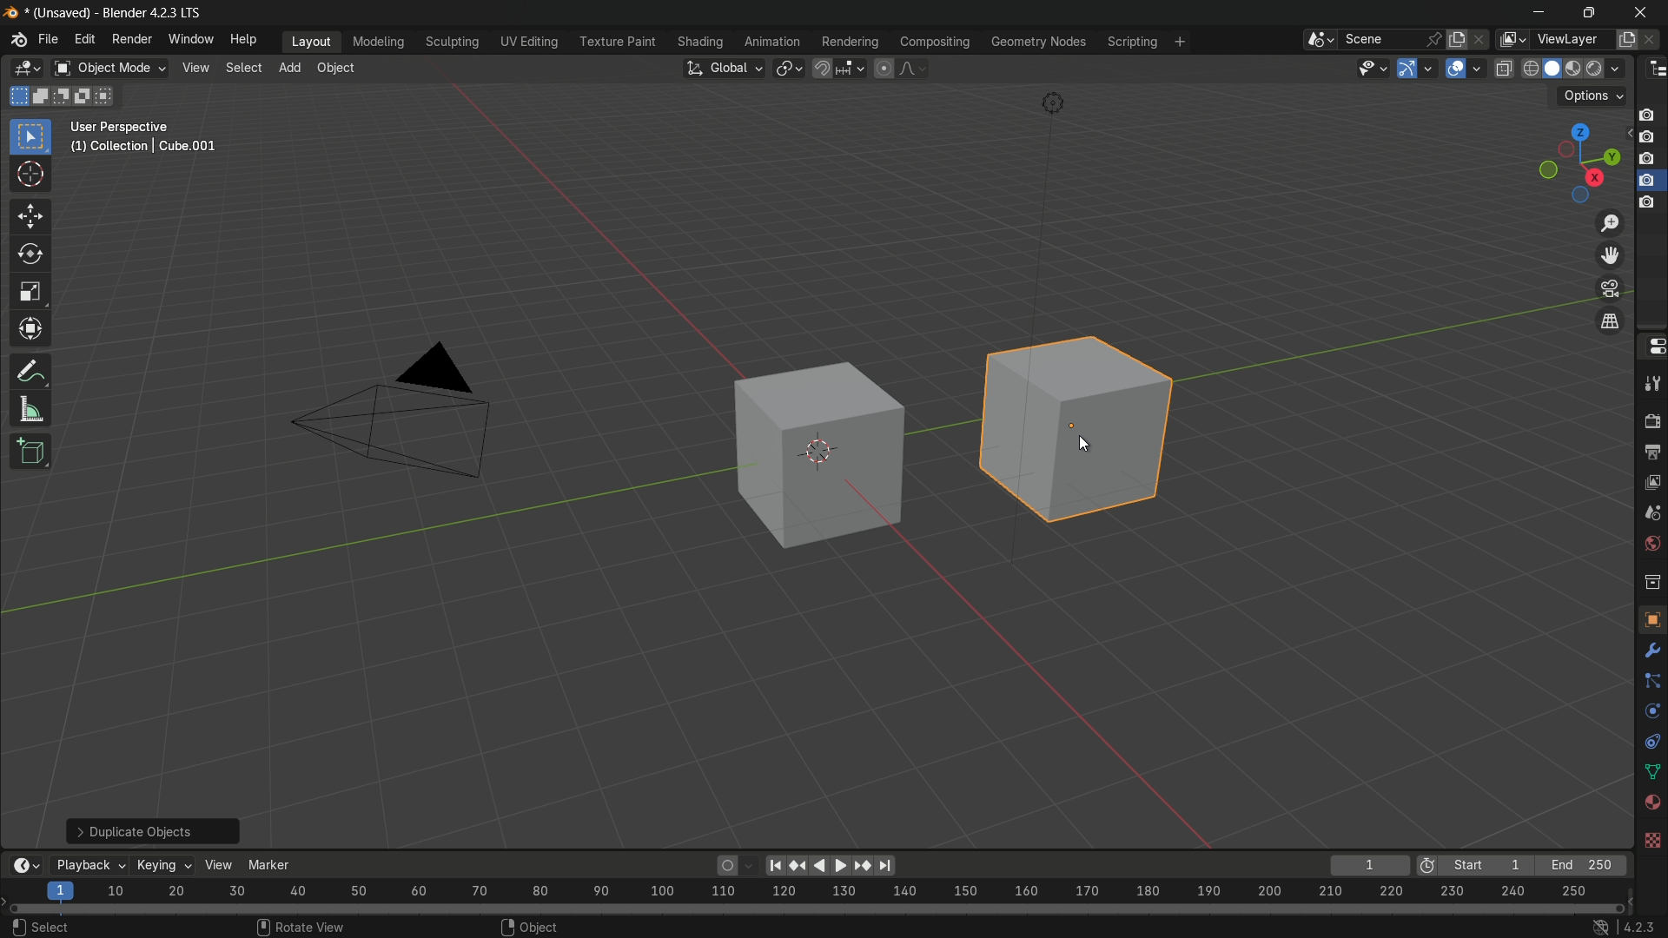 This screenshot has height=938, width=1668. I want to click on Before Screen, so click(773, 862).